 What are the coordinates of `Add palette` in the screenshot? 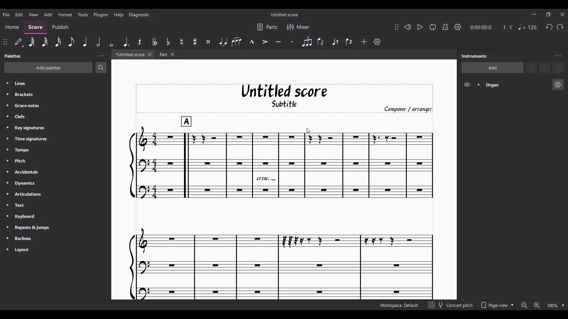 It's located at (49, 68).